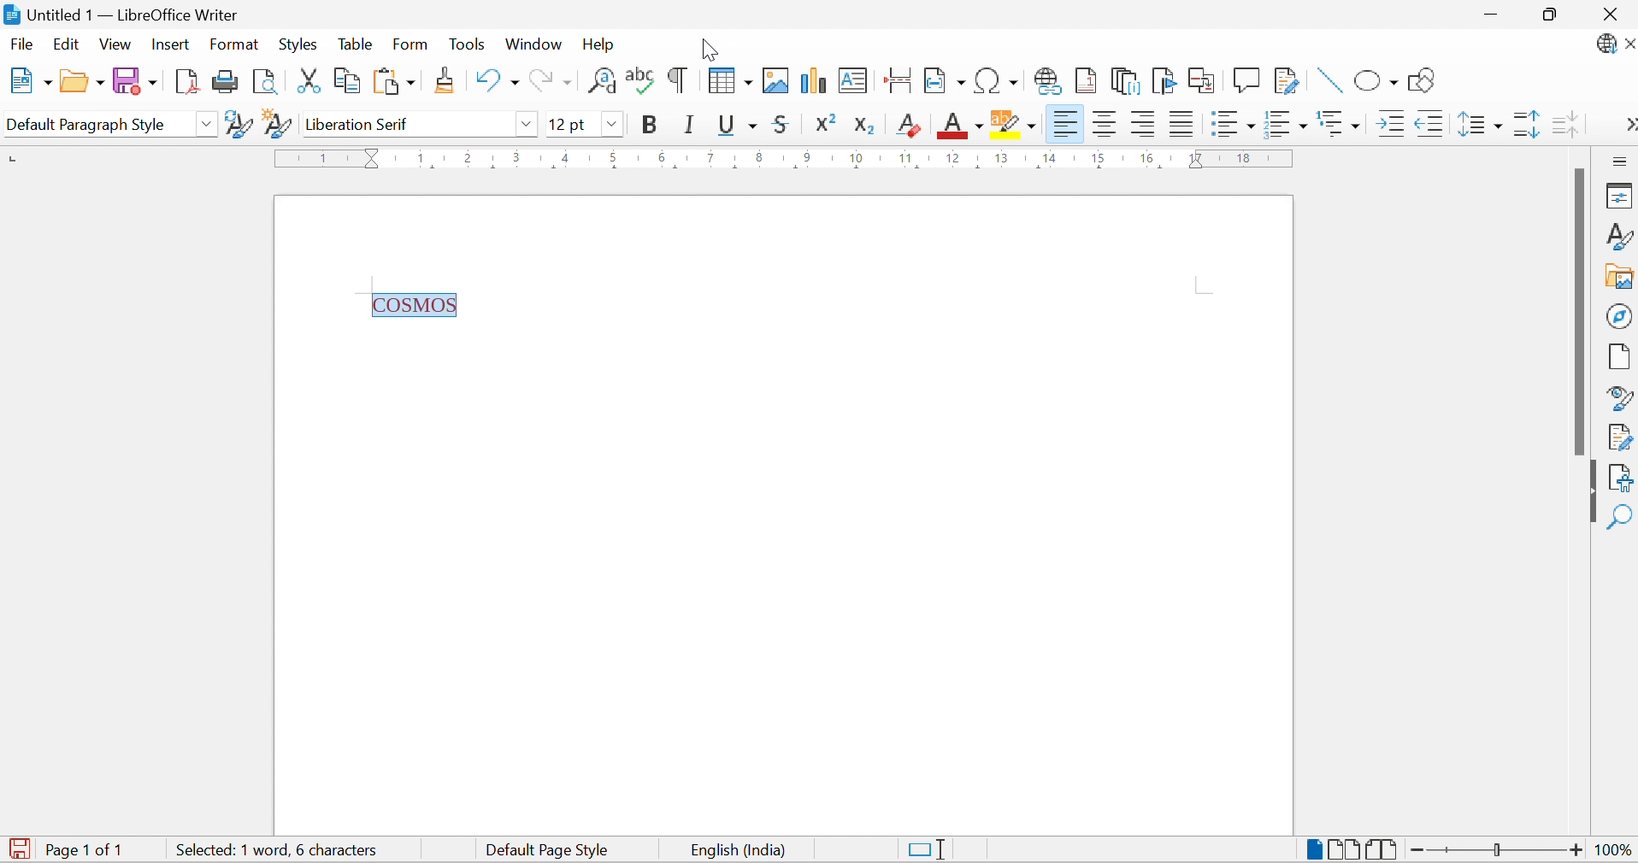  I want to click on Superscript, so click(831, 122).